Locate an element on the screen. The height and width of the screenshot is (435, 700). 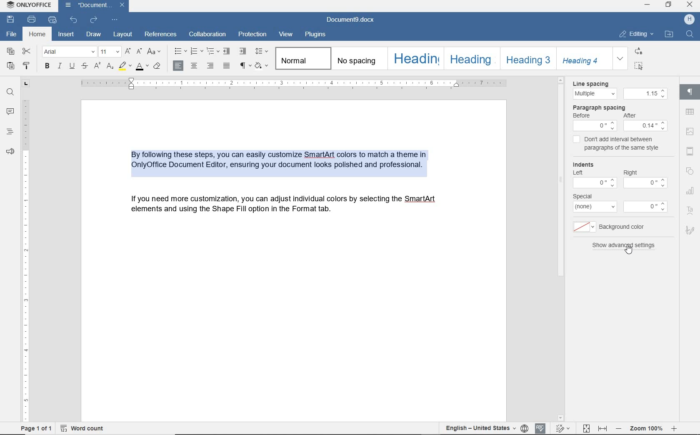
numbering is located at coordinates (195, 50).